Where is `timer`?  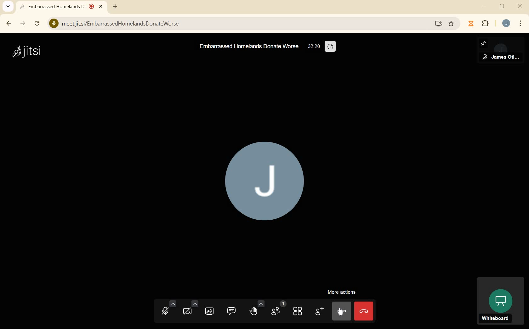 timer is located at coordinates (314, 47).